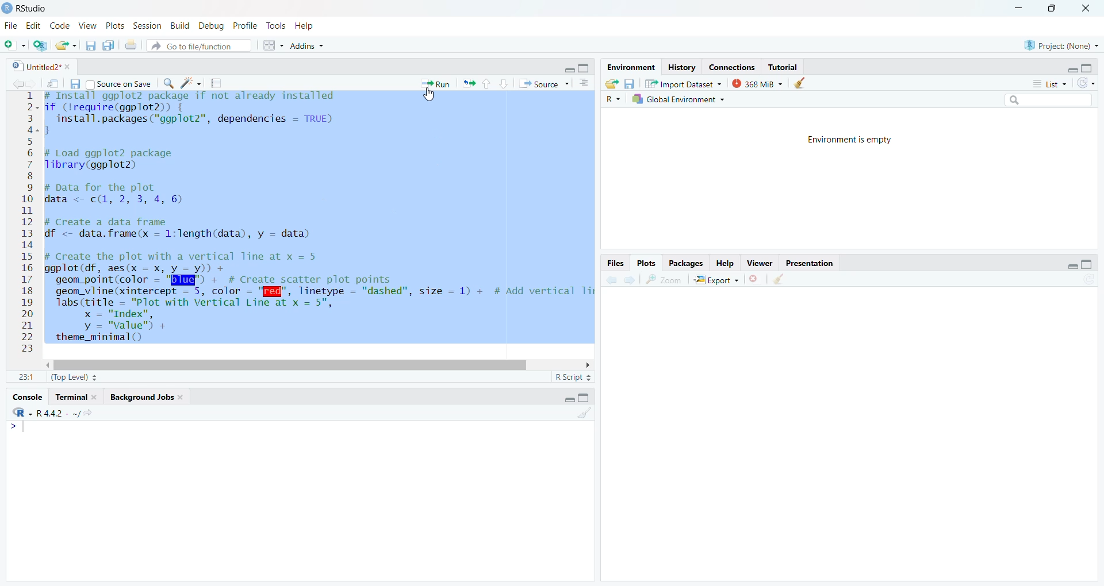 This screenshot has width=1104, height=586. What do you see at coordinates (179, 26) in the screenshot?
I see `n Build` at bounding box center [179, 26].